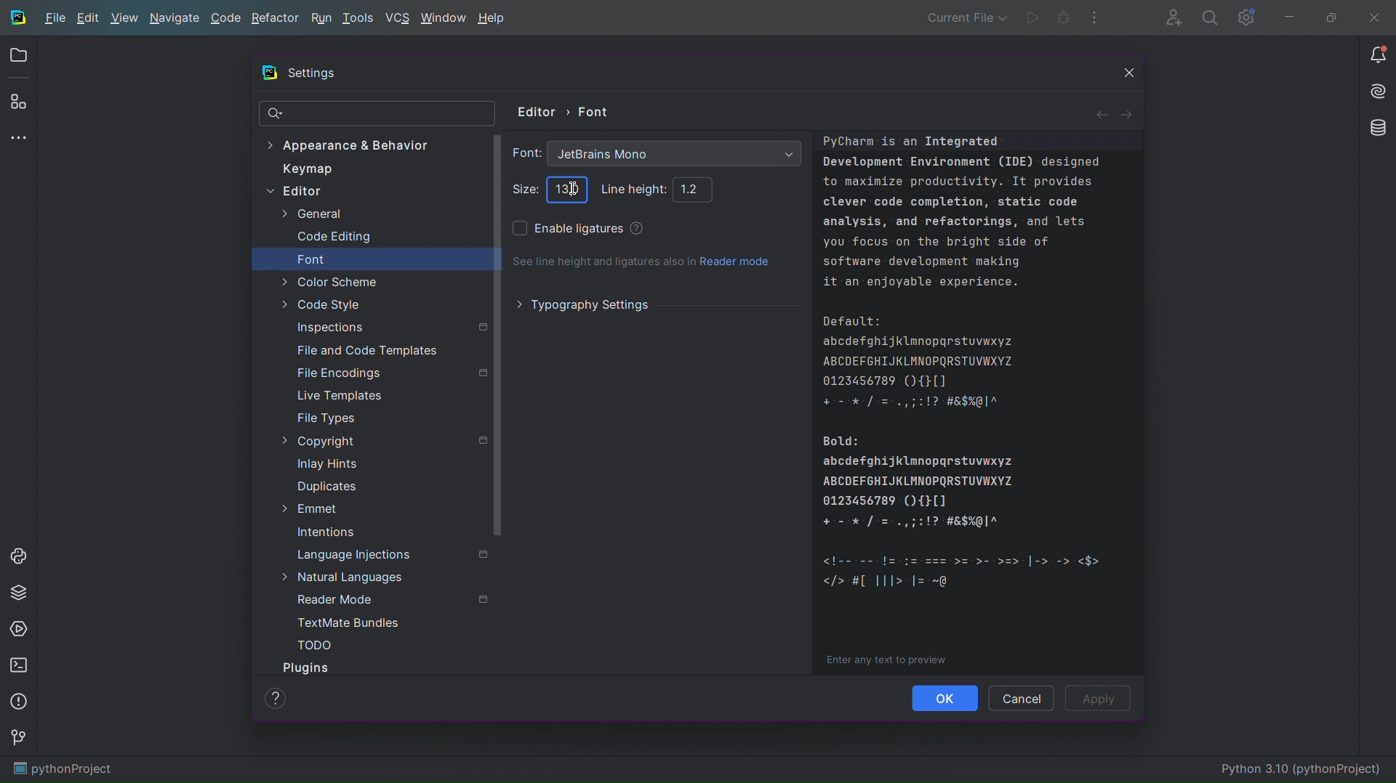 Image resolution: width=1396 pixels, height=783 pixels. What do you see at coordinates (314, 644) in the screenshot?
I see `TODO` at bounding box center [314, 644].